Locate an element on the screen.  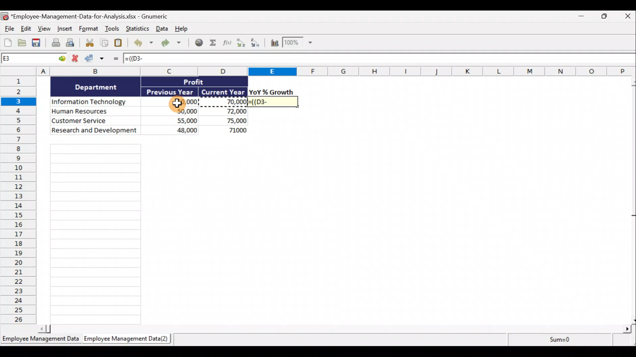
Scroll bar is located at coordinates (335, 330).